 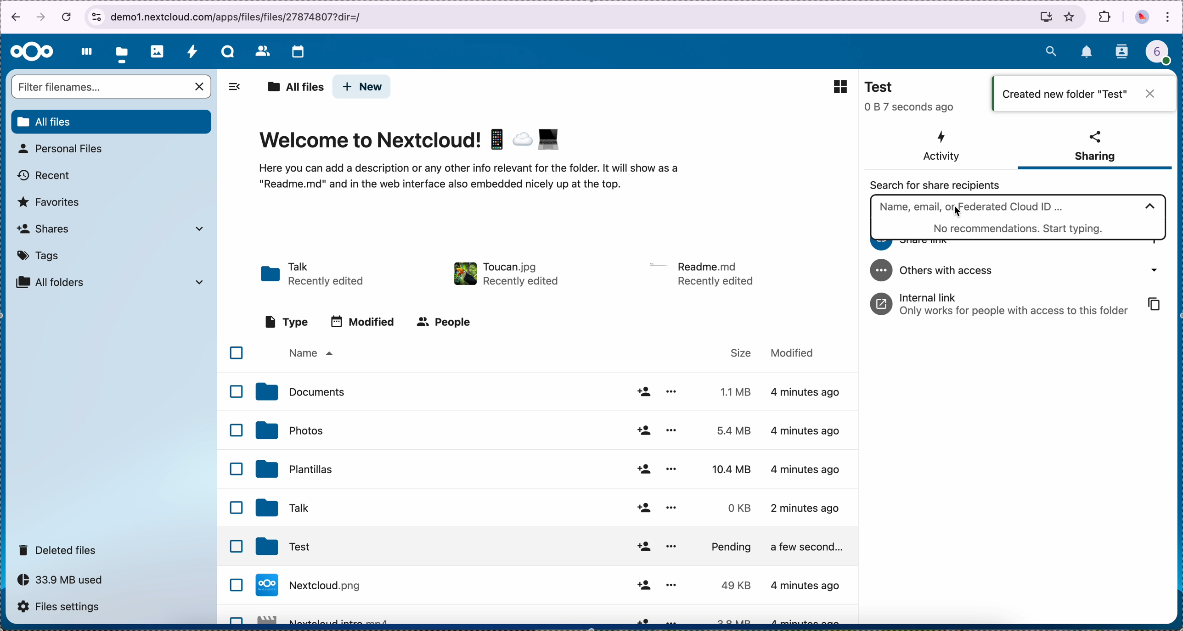 What do you see at coordinates (45, 176) in the screenshot?
I see `recent` at bounding box center [45, 176].